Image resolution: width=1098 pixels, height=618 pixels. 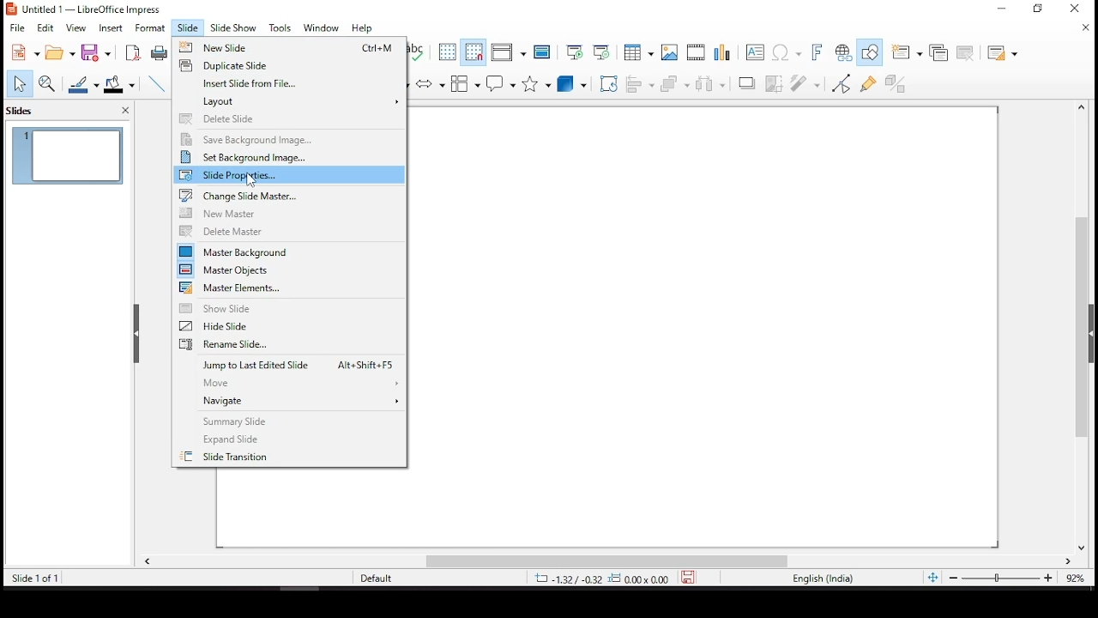 What do you see at coordinates (17, 27) in the screenshot?
I see `file` at bounding box center [17, 27].